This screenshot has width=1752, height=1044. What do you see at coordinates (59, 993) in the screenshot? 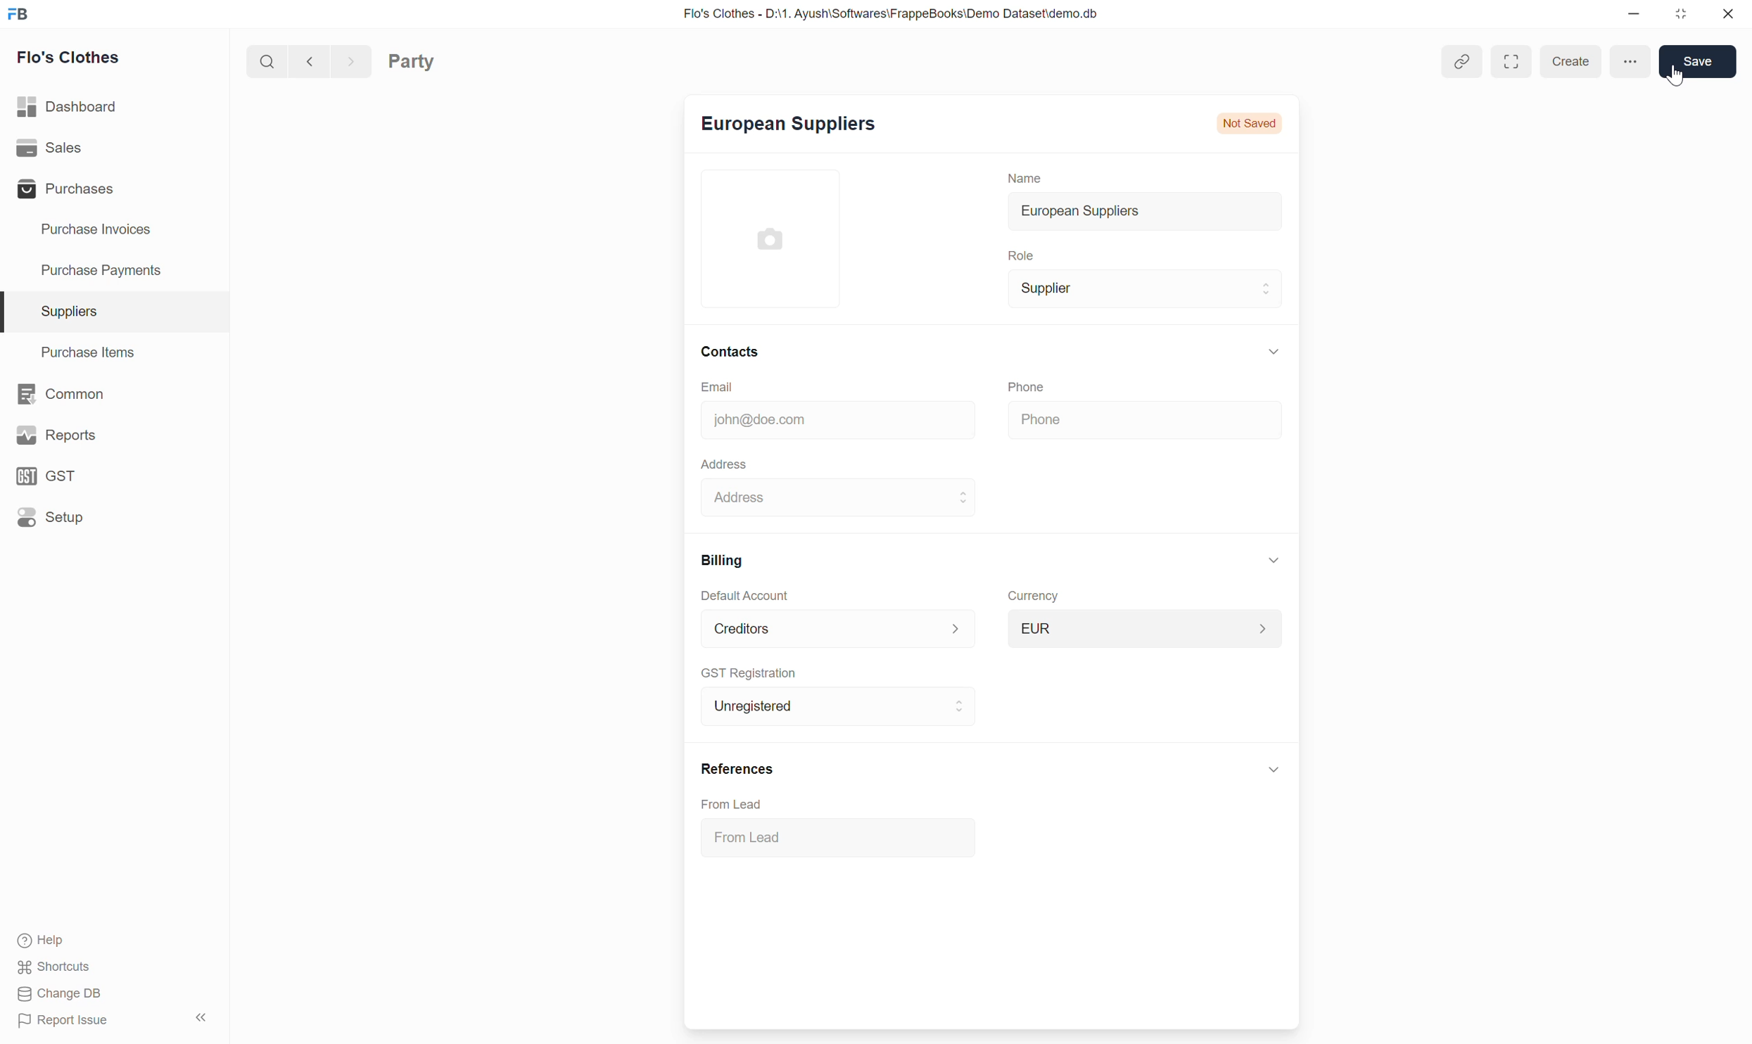
I see `change DB` at bounding box center [59, 993].